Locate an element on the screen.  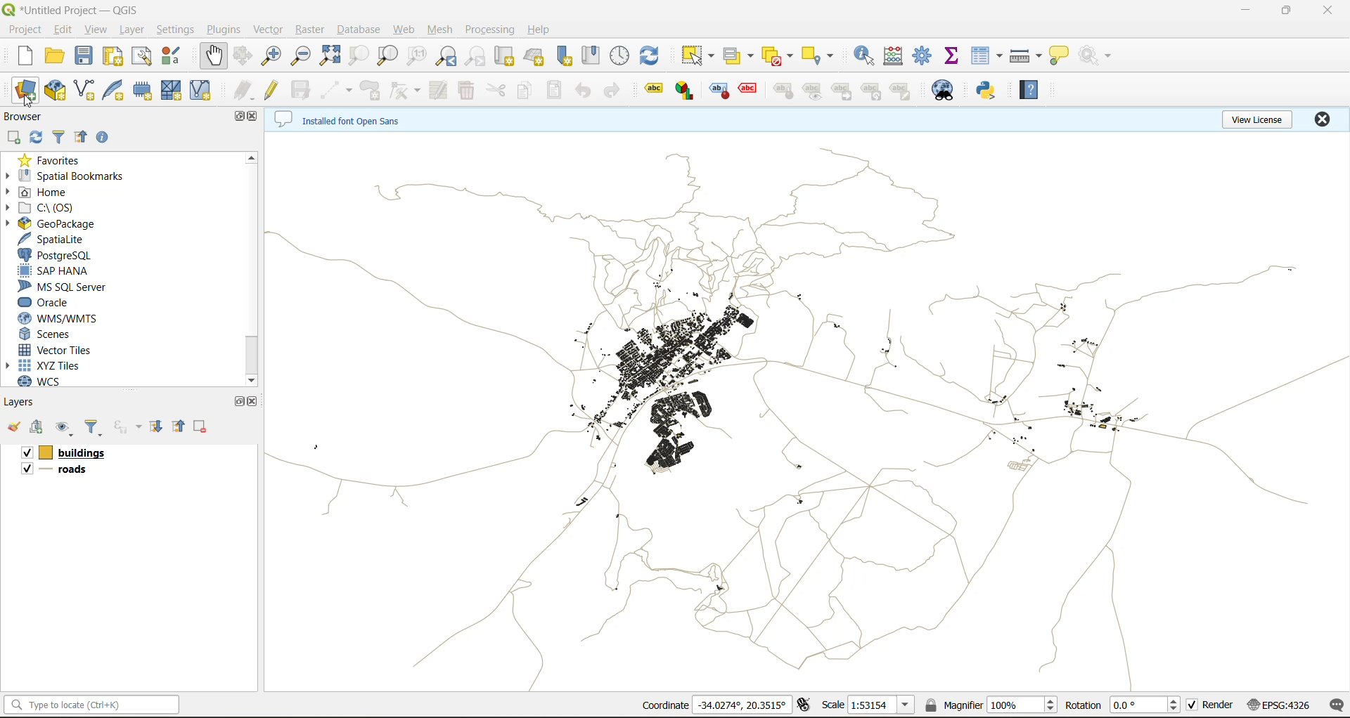
new spatial bookmark is located at coordinates (565, 56).